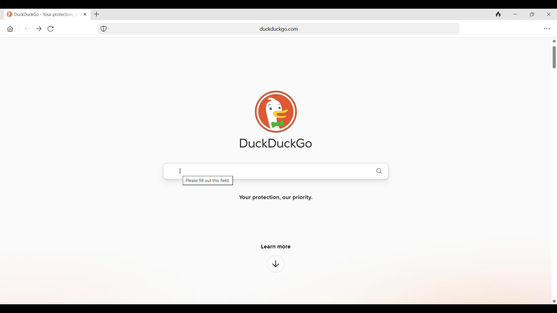 The image size is (557, 313). Describe the element at coordinates (276, 247) in the screenshot. I see `Learn more` at that location.